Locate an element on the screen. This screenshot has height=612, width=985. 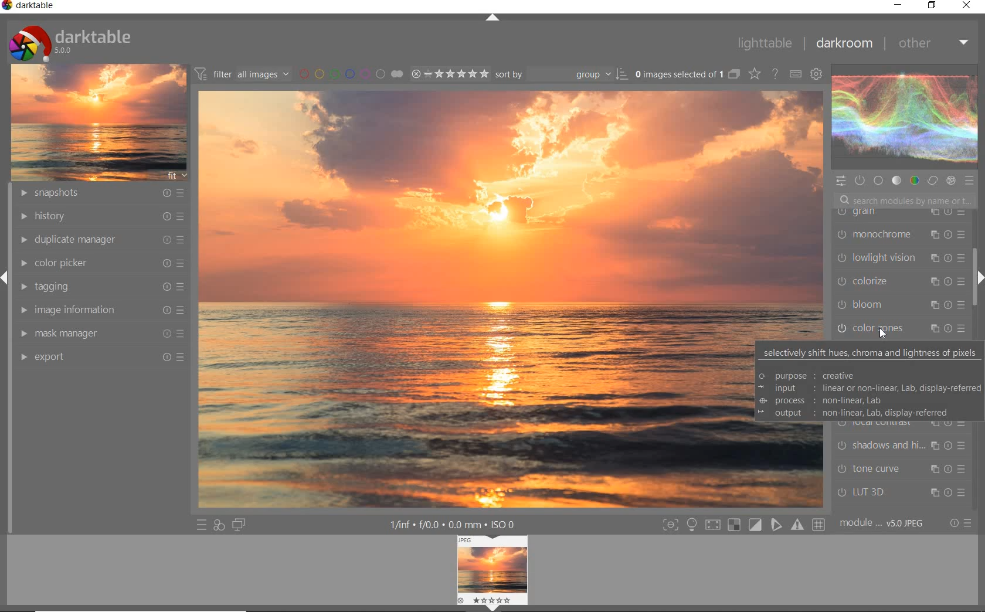
show global preference is located at coordinates (817, 73).